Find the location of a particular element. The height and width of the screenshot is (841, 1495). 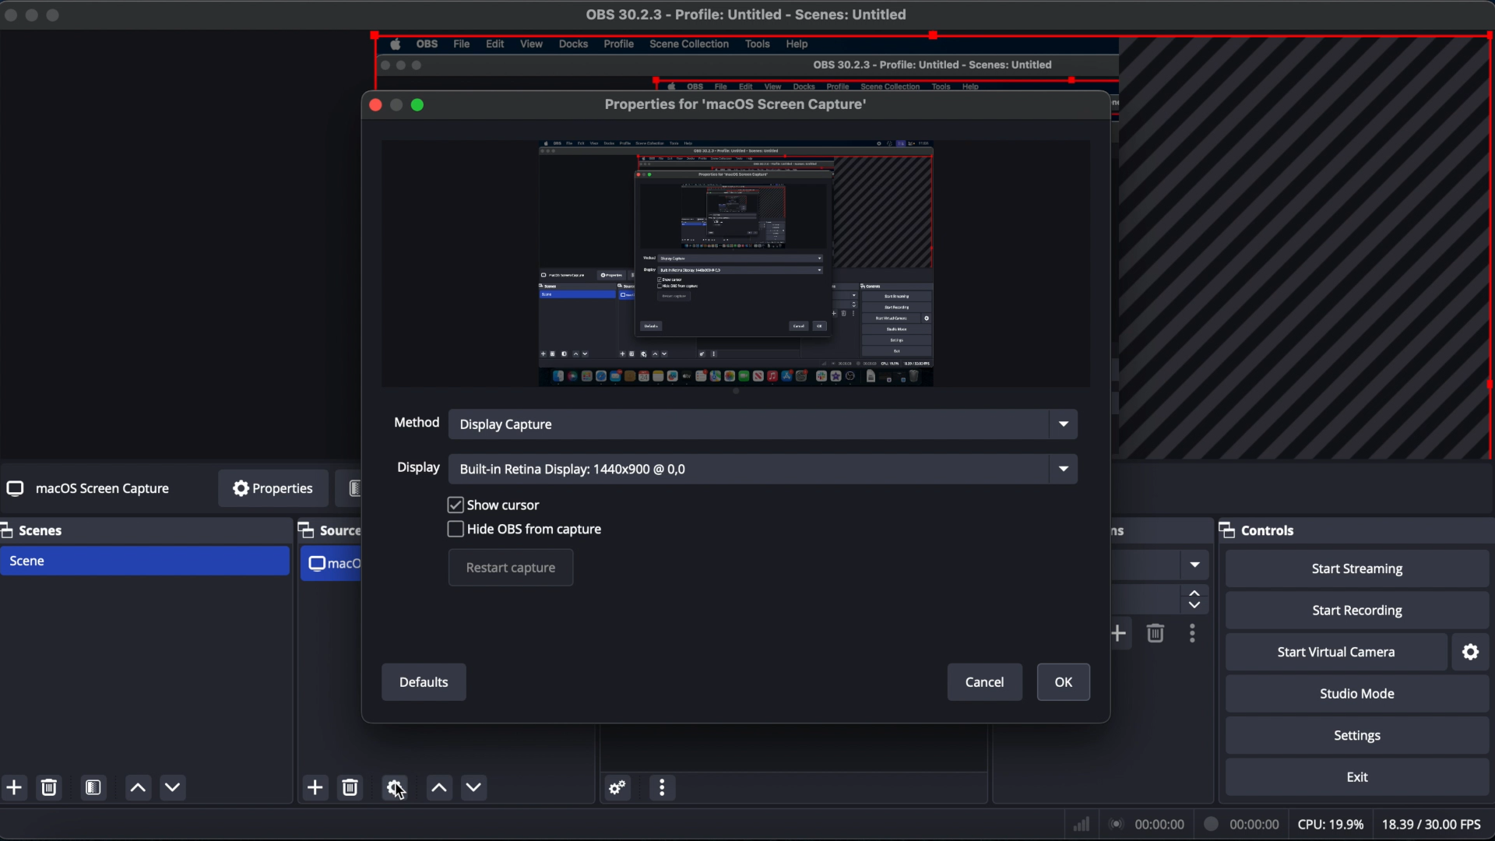

cursor is located at coordinates (401, 791).